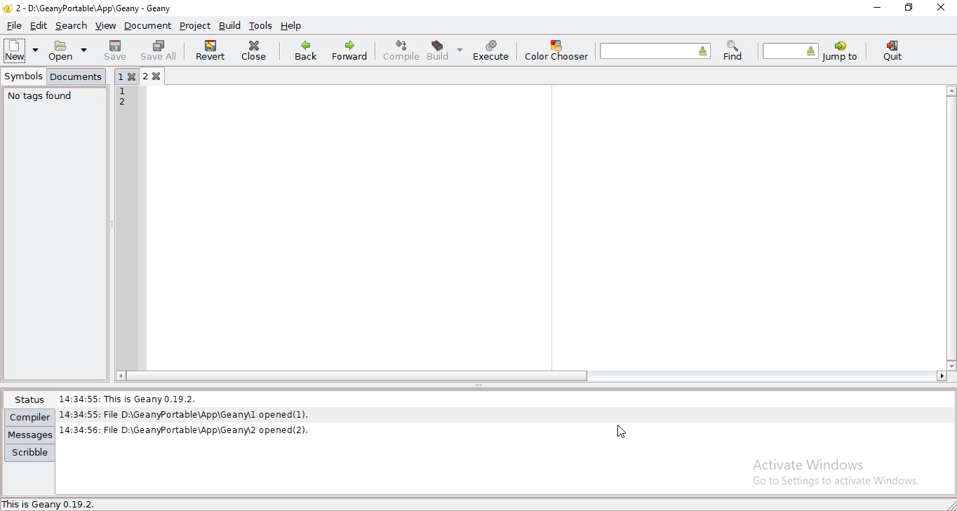 The height and width of the screenshot is (511, 957). I want to click on project, so click(195, 26).